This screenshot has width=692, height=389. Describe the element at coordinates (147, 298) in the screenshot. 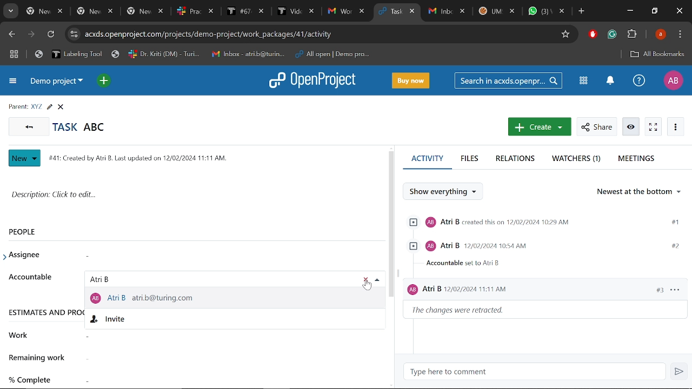

I see `Atri B  atrib@turing.com` at that location.